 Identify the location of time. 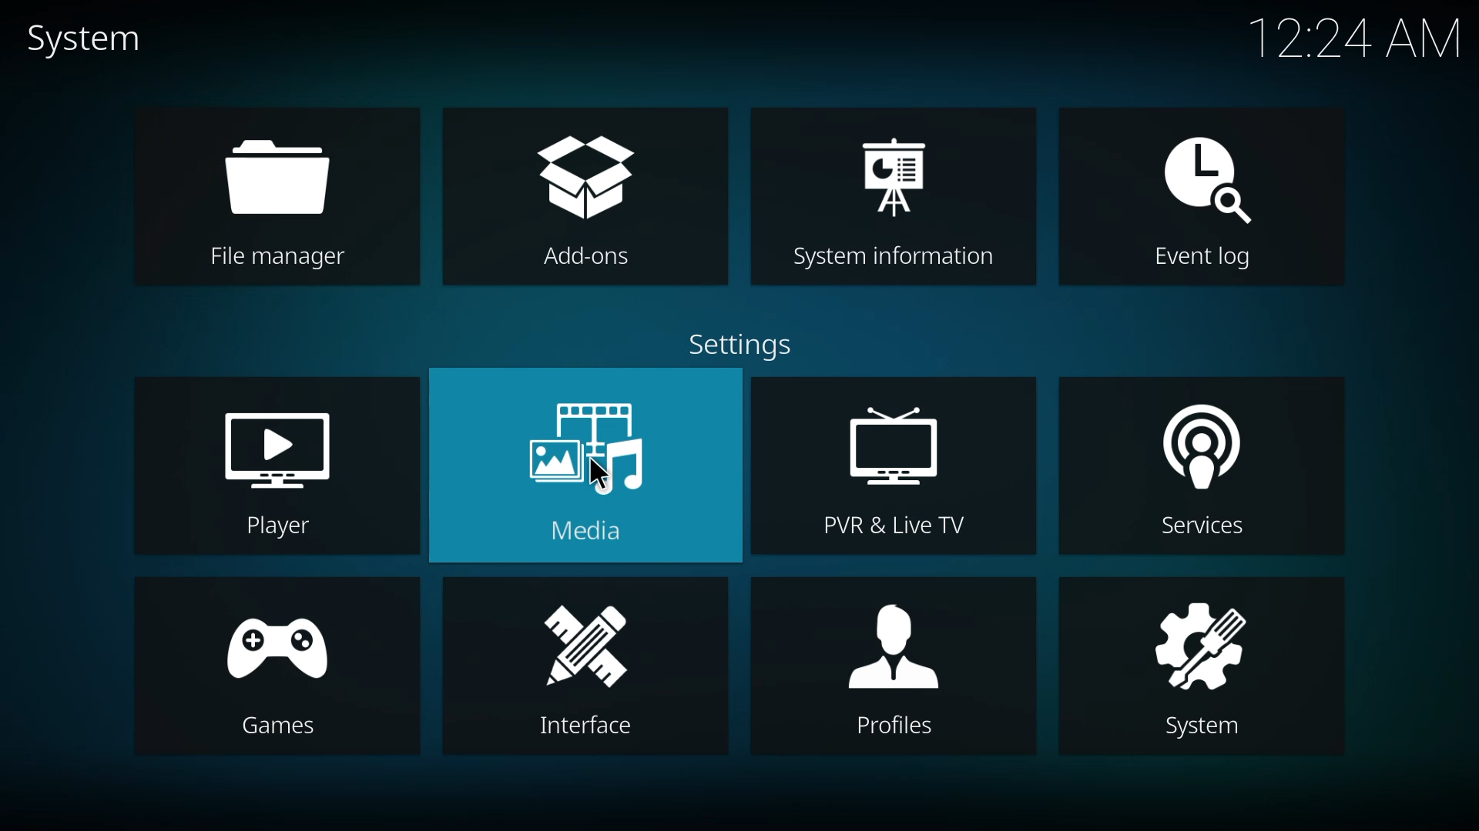
(1354, 38).